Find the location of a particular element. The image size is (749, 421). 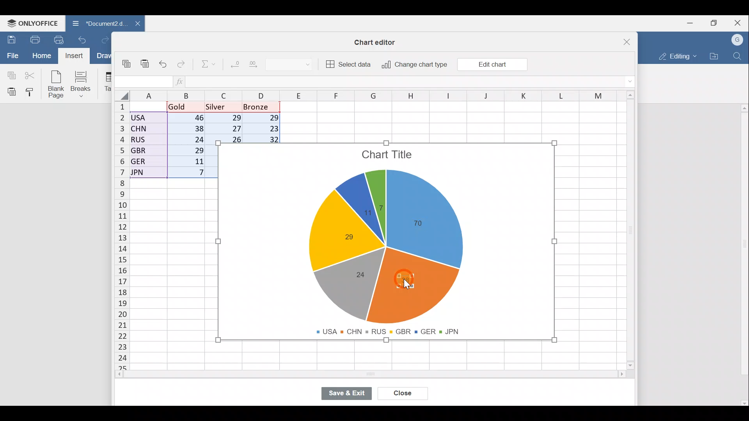

Number format is located at coordinates (292, 63).